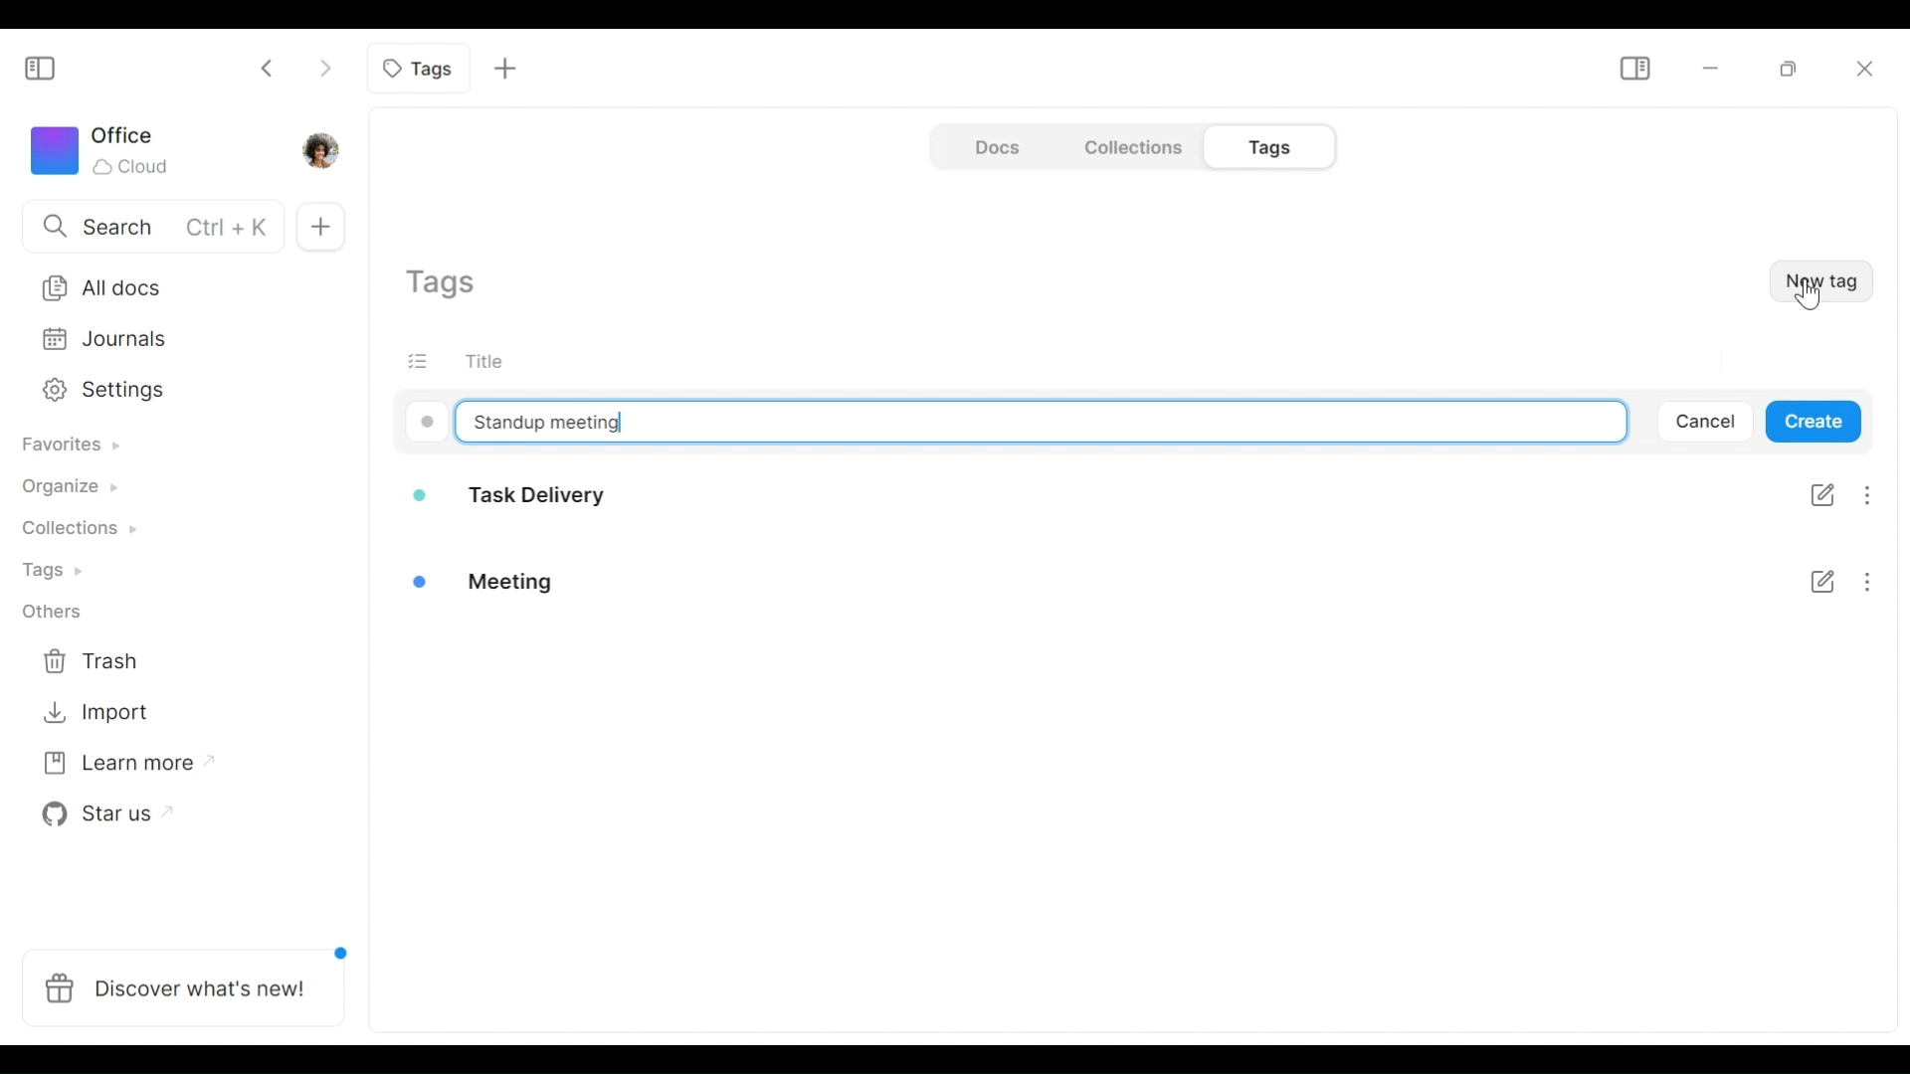 This screenshot has width=1910, height=1074. What do you see at coordinates (447, 285) in the screenshot?
I see `Show current tags` at bounding box center [447, 285].